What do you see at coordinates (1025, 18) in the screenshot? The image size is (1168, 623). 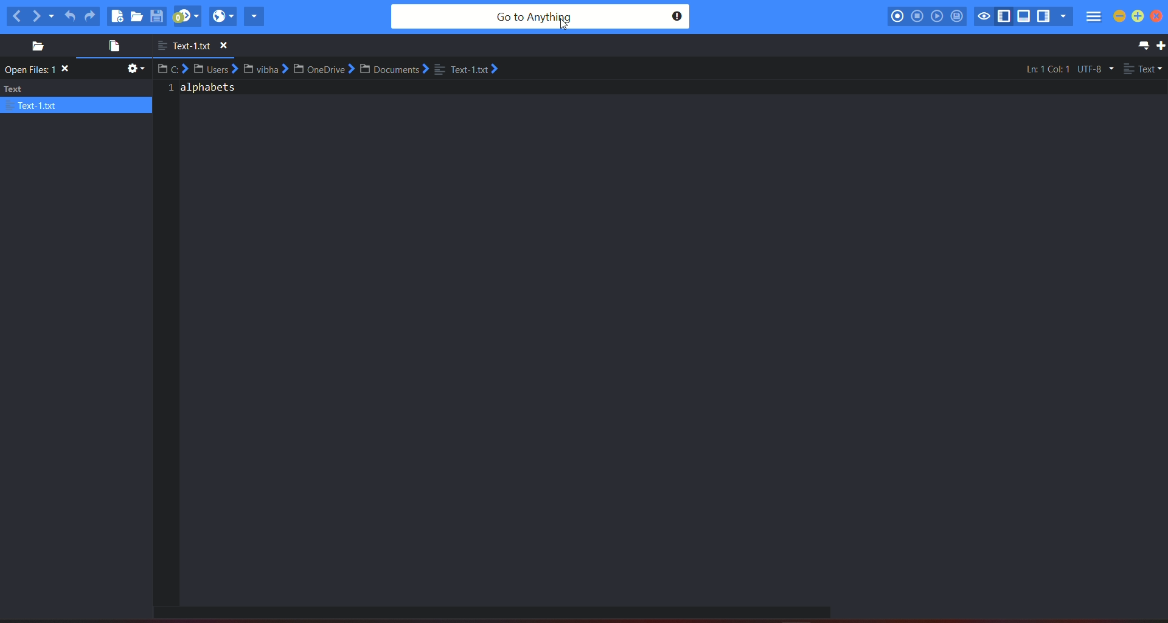 I see `show/hide bottom pane` at bounding box center [1025, 18].